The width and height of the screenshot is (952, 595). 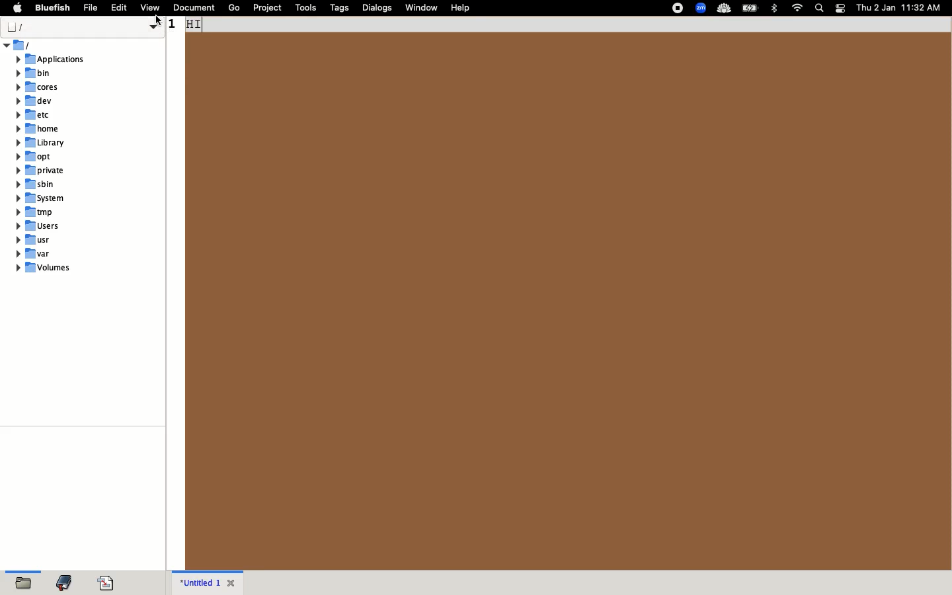 I want to click on code, so click(x=106, y=583).